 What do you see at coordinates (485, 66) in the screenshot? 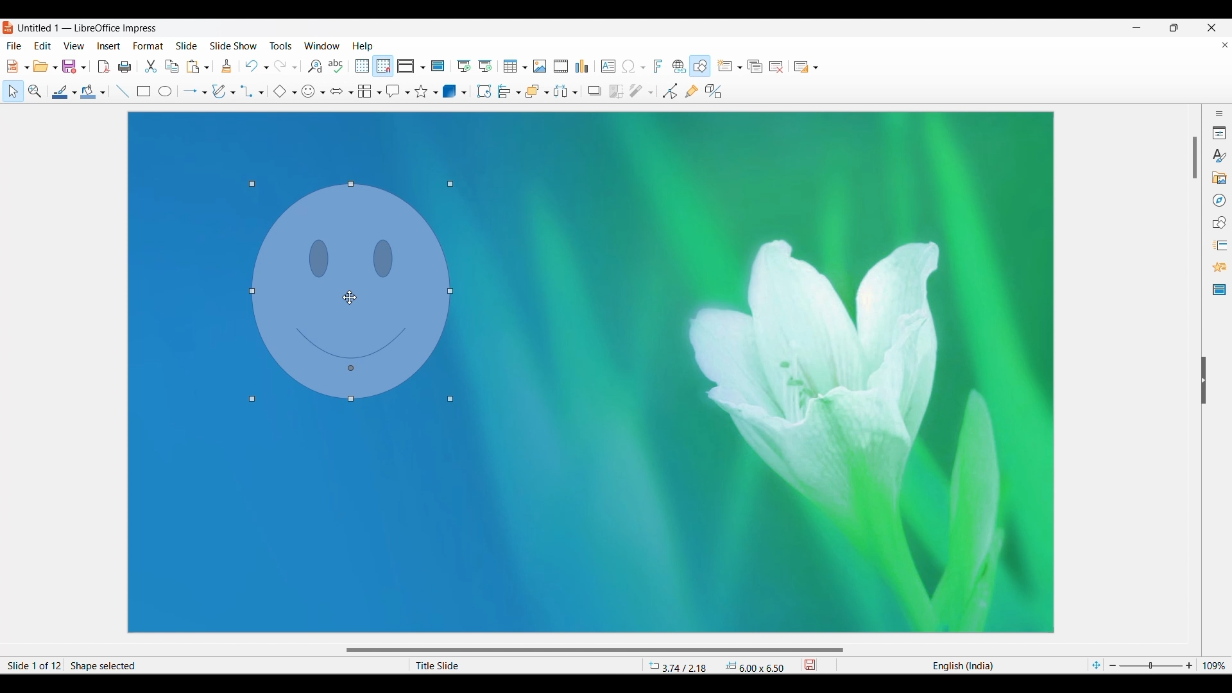
I see `Start from current slide` at bounding box center [485, 66].